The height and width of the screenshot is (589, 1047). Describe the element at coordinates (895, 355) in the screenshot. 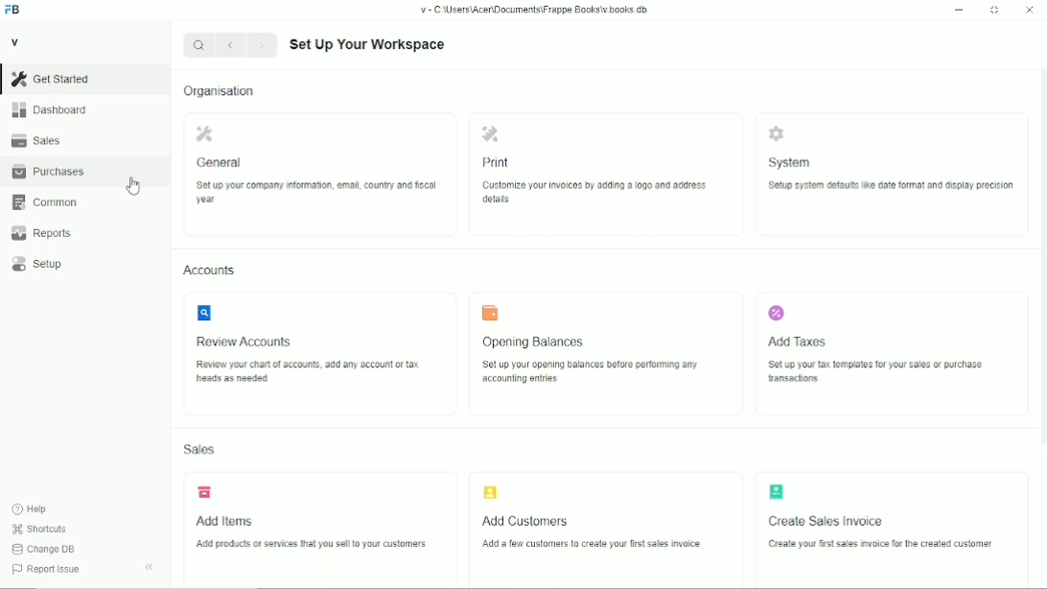

I see `Add Taxes Set up your tax templates for your sales or purchase transactions` at that location.